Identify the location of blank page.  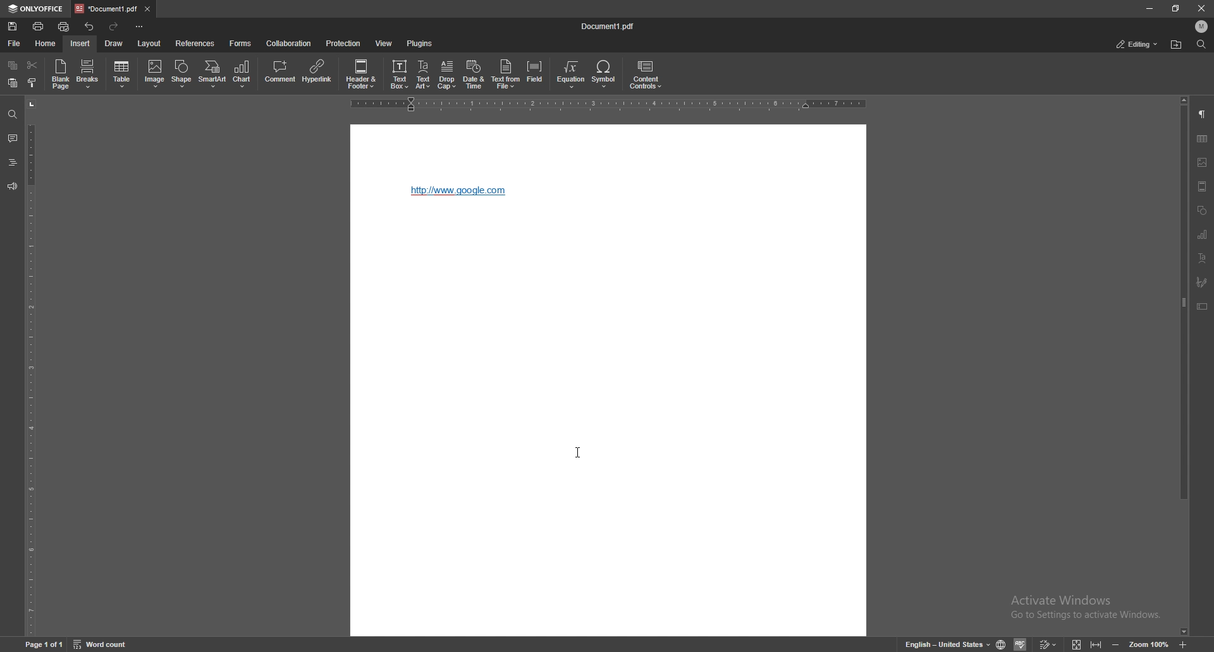
(61, 74).